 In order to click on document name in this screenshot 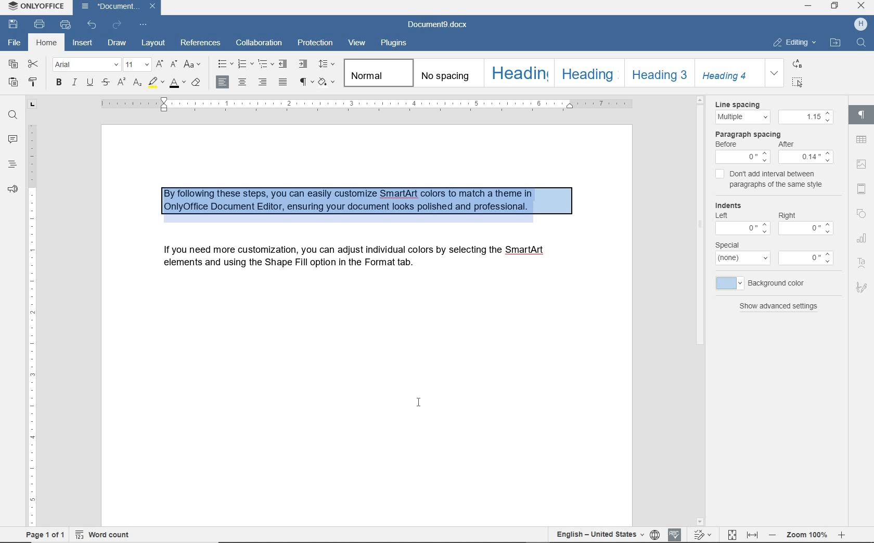, I will do `click(438, 22)`.